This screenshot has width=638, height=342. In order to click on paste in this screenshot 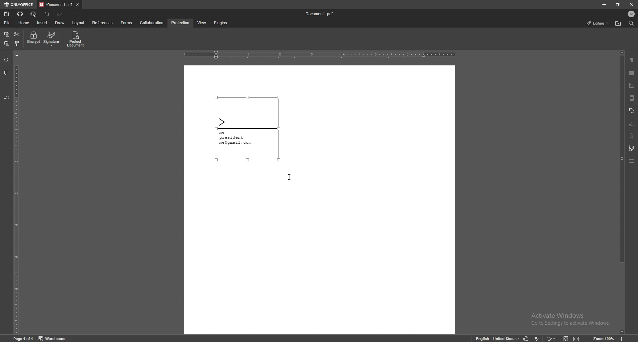, I will do `click(6, 44)`.